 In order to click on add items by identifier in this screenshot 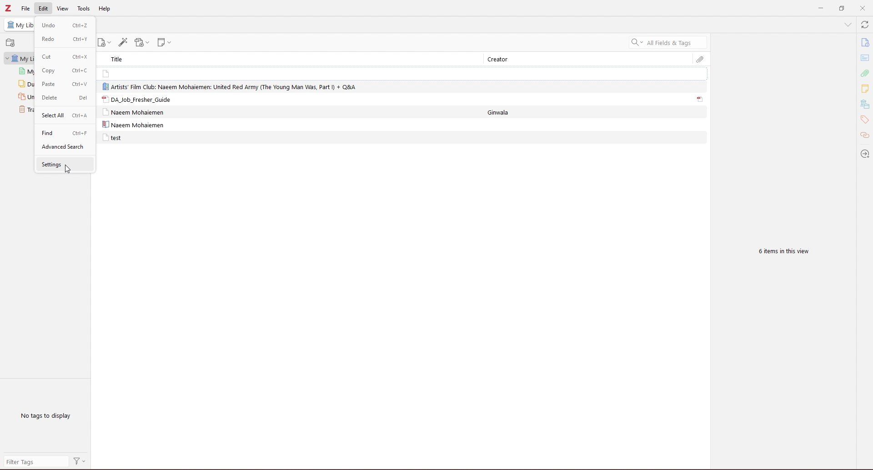, I will do `click(123, 42)`.